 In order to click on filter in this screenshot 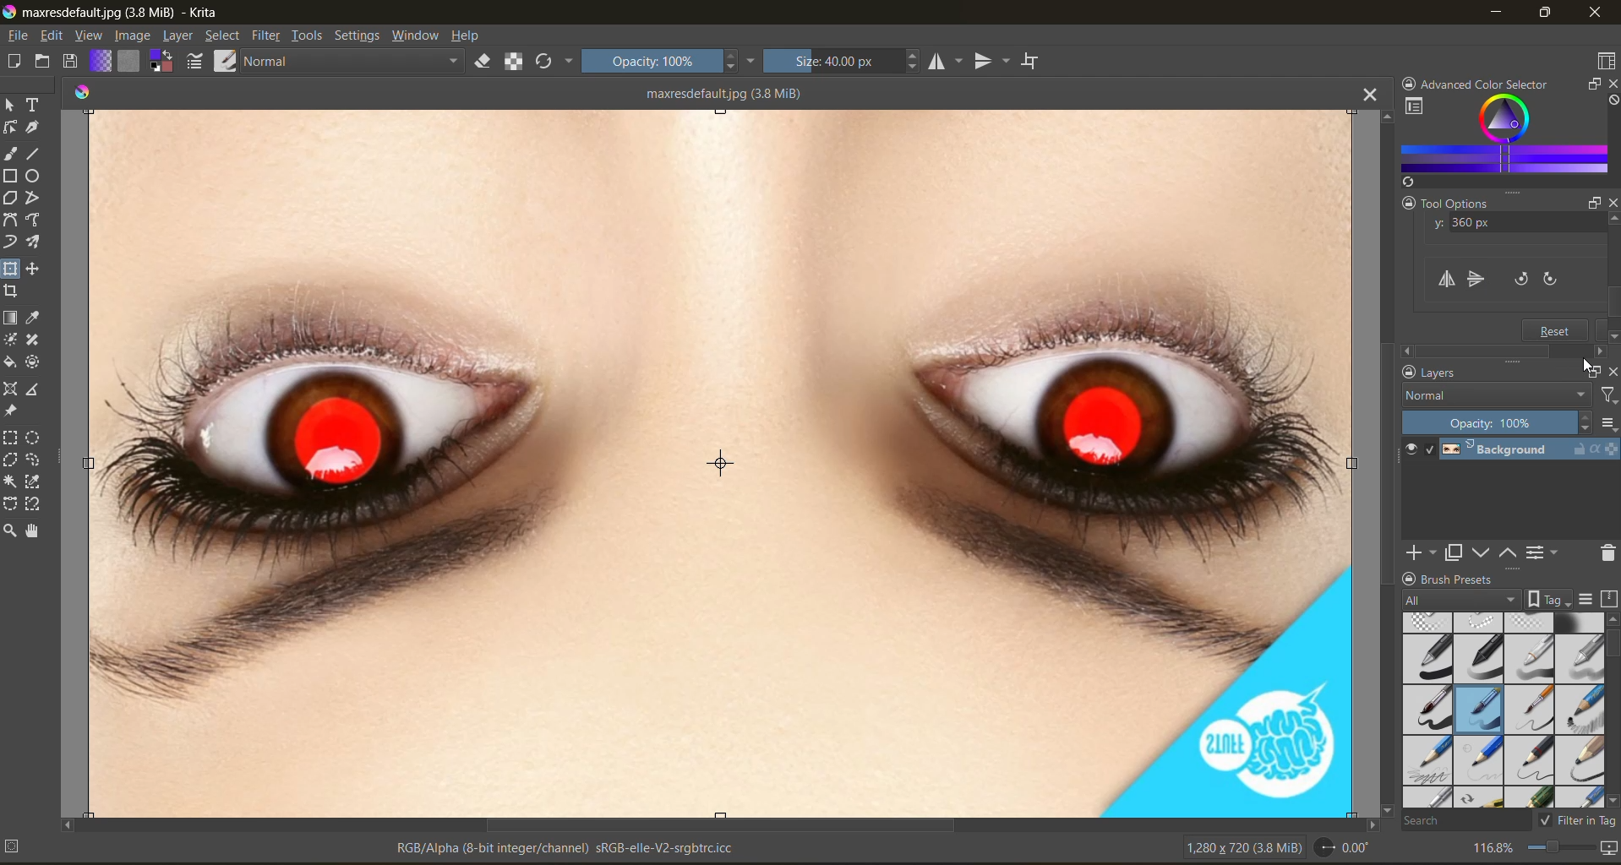, I will do `click(270, 35)`.